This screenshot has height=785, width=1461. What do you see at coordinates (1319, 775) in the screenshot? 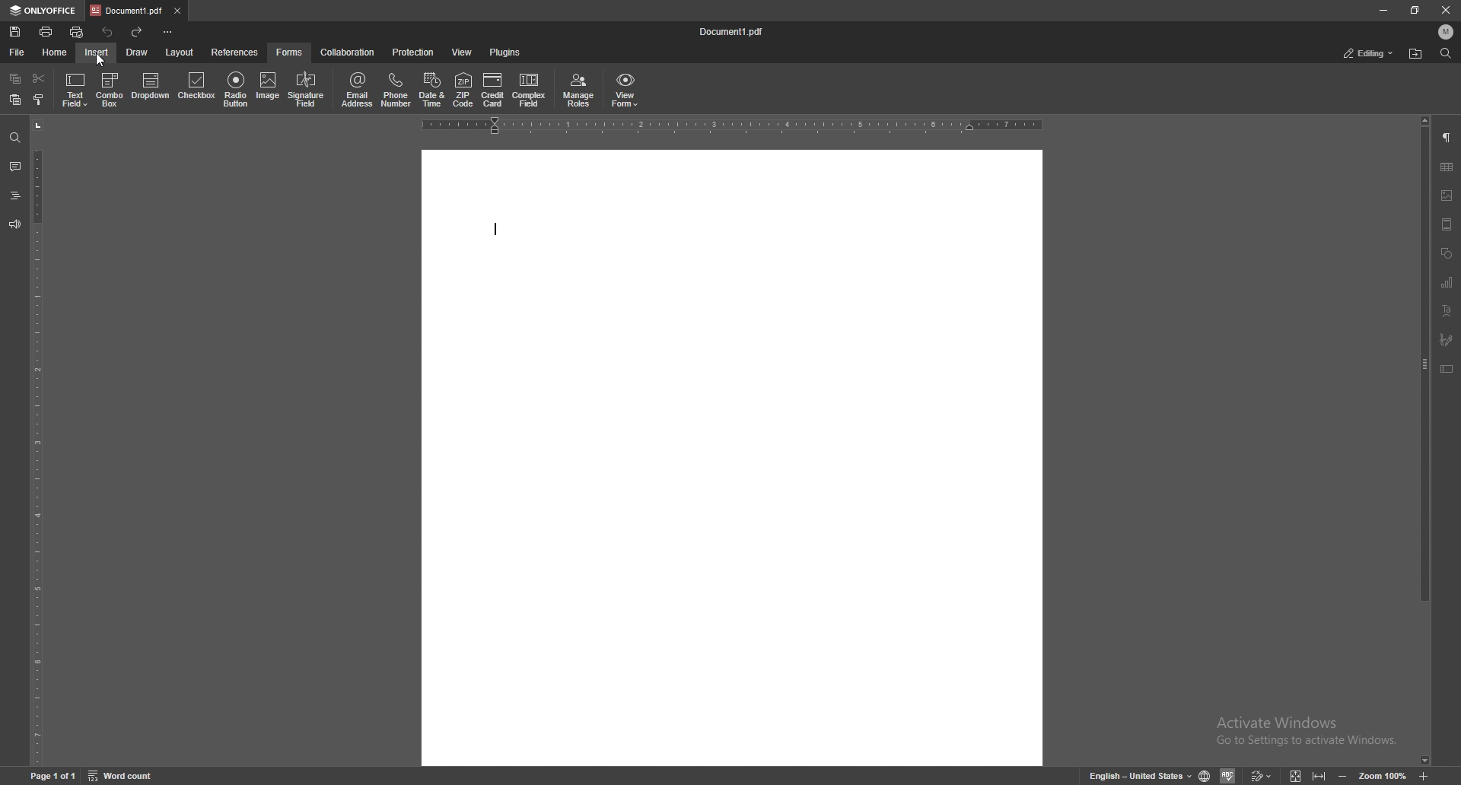
I see `fit to width` at bounding box center [1319, 775].